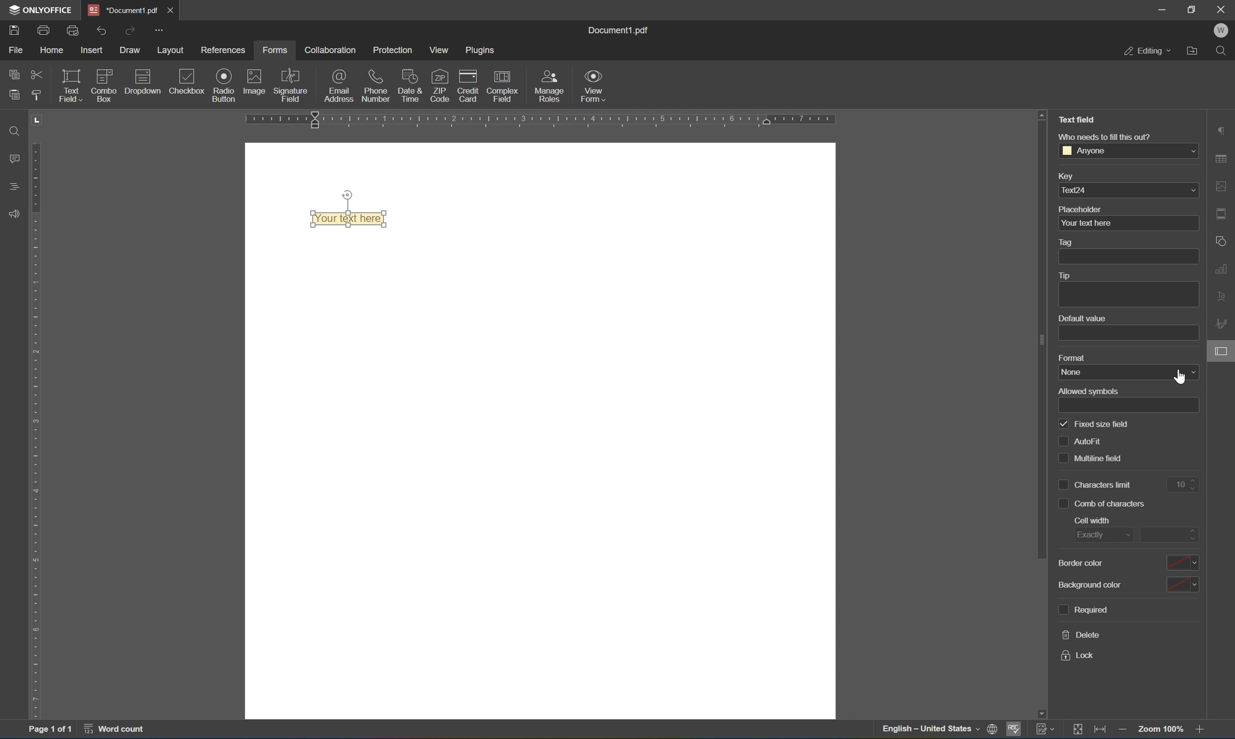 This screenshot has height=739, width=1235. What do you see at coordinates (1082, 634) in the screenshot?
I see `delete` at bounding box center [1082, 634].